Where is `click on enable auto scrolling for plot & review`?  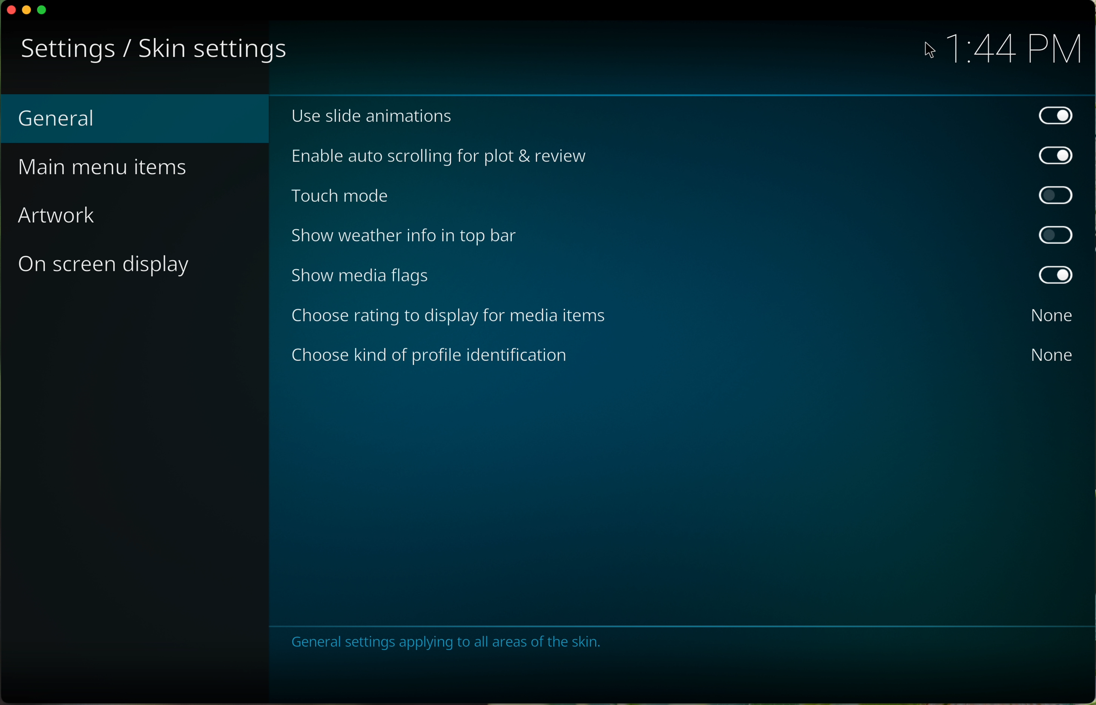 click on enable auto scrolling for plot & review is located at coordinates (684, 157).